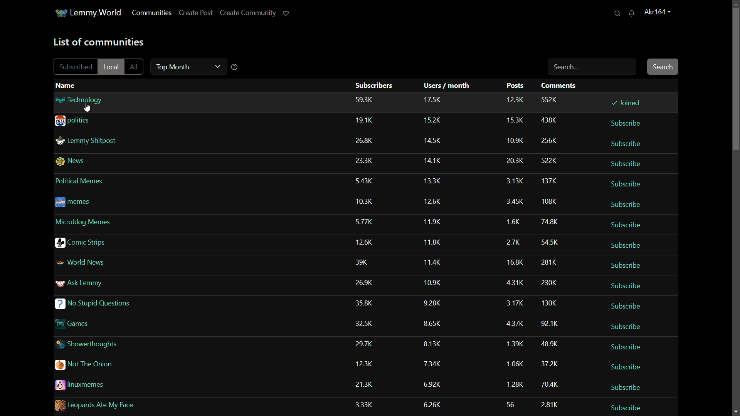 Image resolution: width=740 pixels, height=416 pixels. I want to click on subscribe/unsubscribe, so click(625, 407).